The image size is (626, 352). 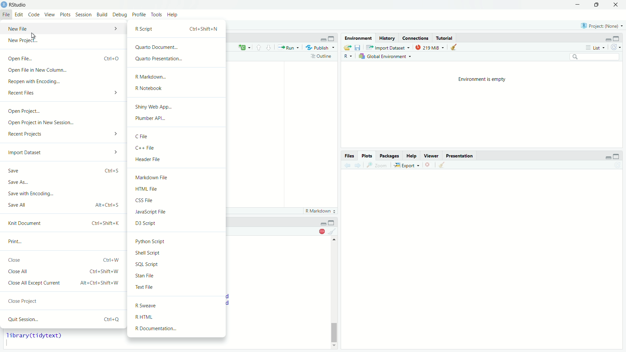 I want to click on refresh the list of objects, so click(x=615, y=47).